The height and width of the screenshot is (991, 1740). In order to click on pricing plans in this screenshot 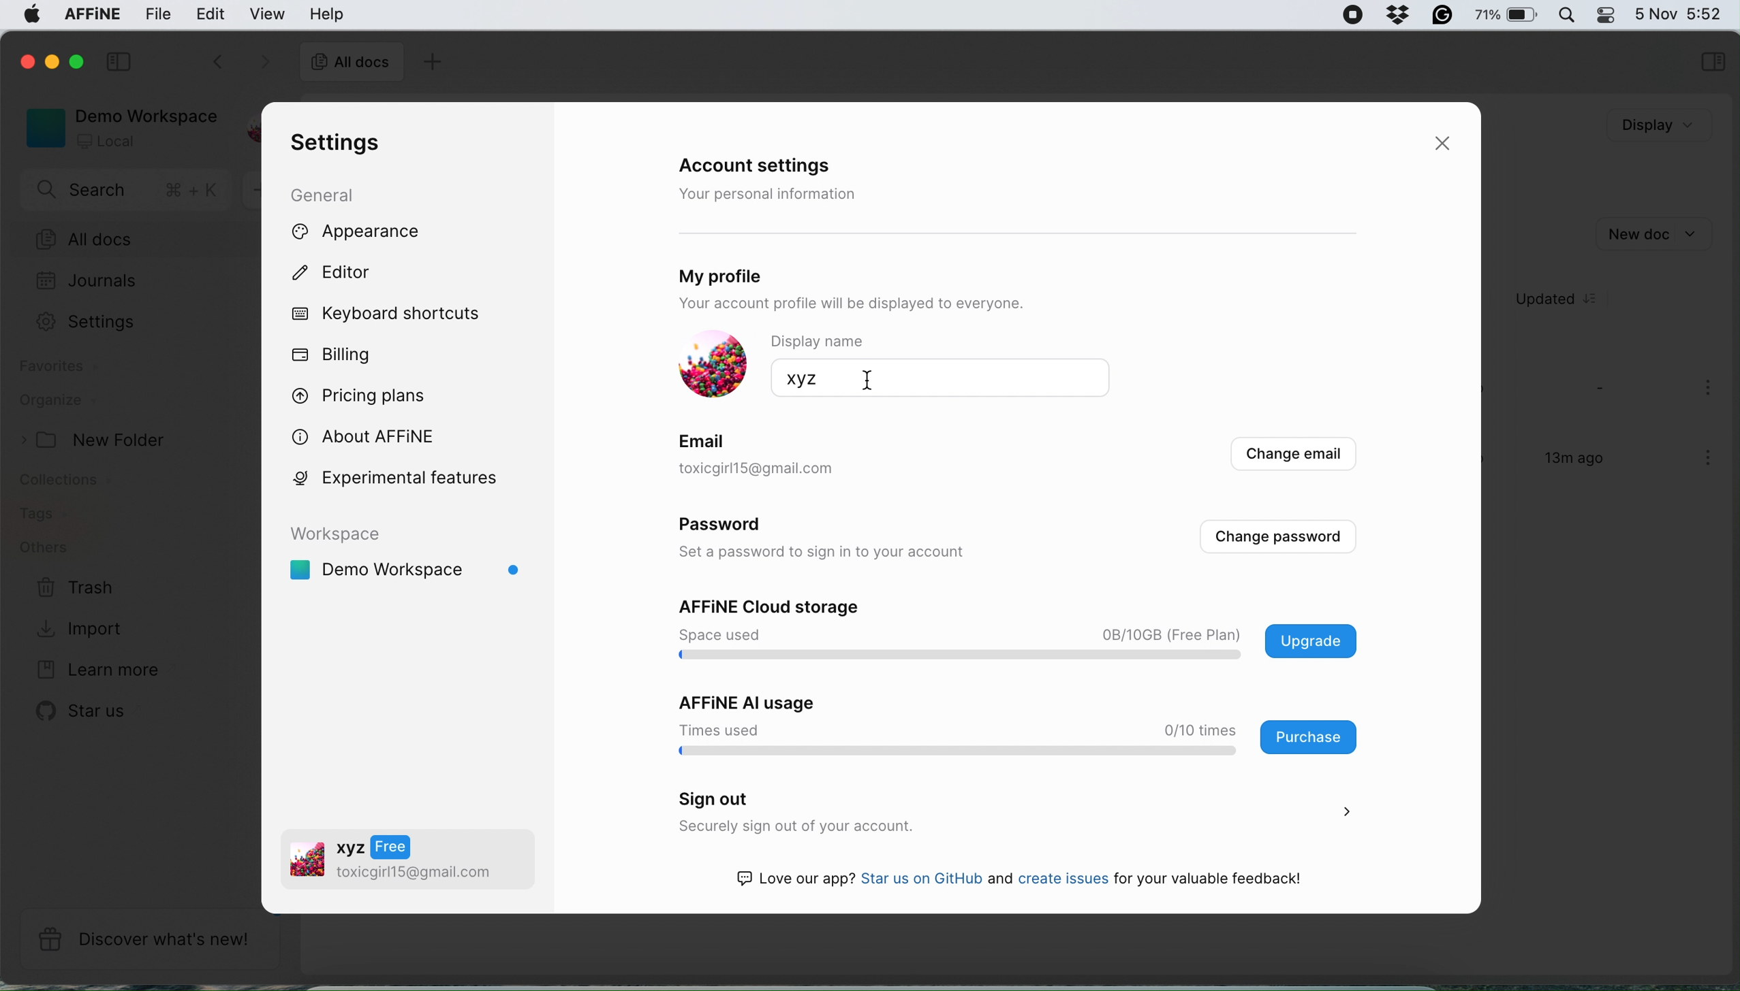, I will do `click(368, 393)`.